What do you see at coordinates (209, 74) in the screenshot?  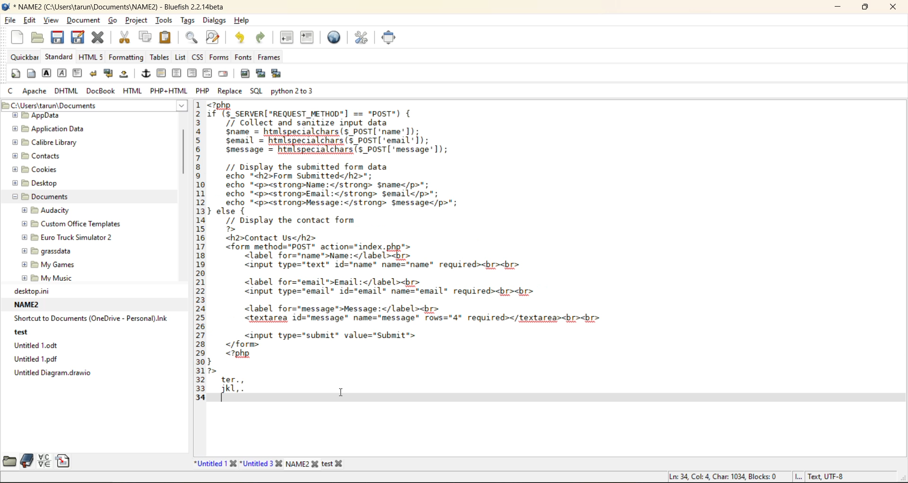 I see `html comment` at bounding box center [209, 74].